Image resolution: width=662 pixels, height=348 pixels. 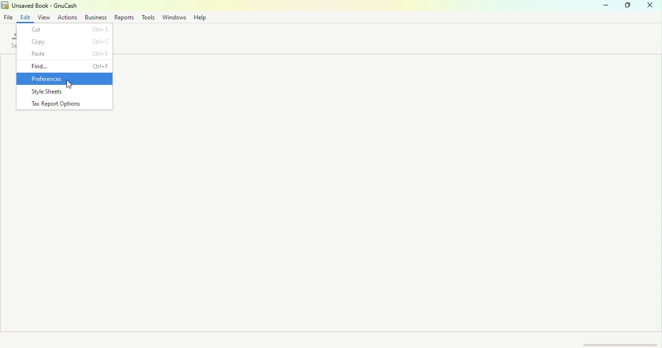 What do you see at coordinates (123, 17) in the screenshot?
I see `Reports` at bounding box center [123, 17].